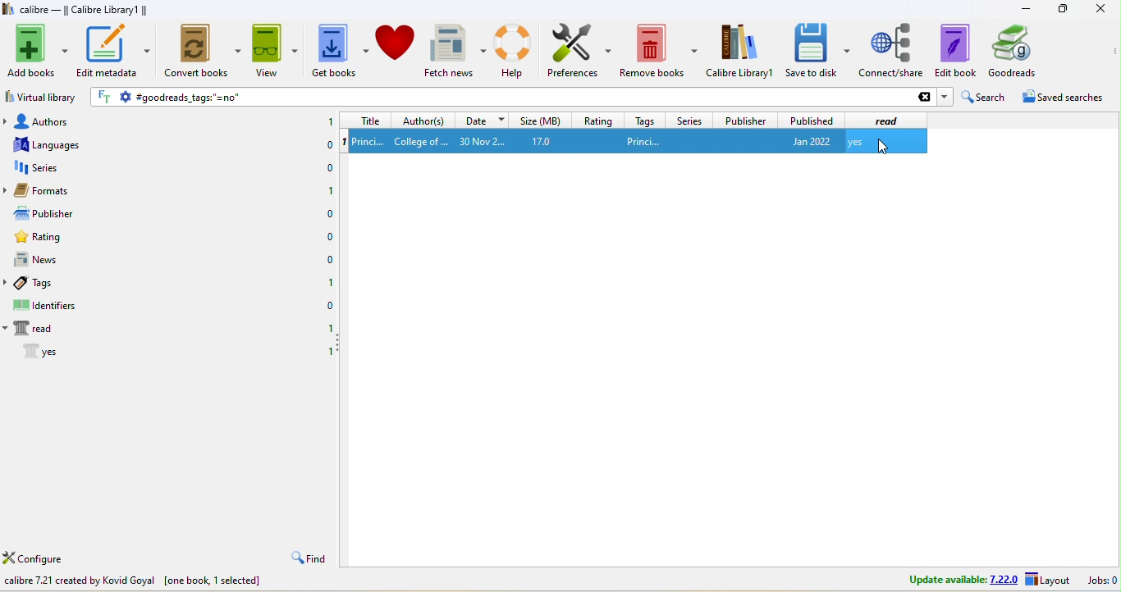  I want to click on college of, so click(422, 142).